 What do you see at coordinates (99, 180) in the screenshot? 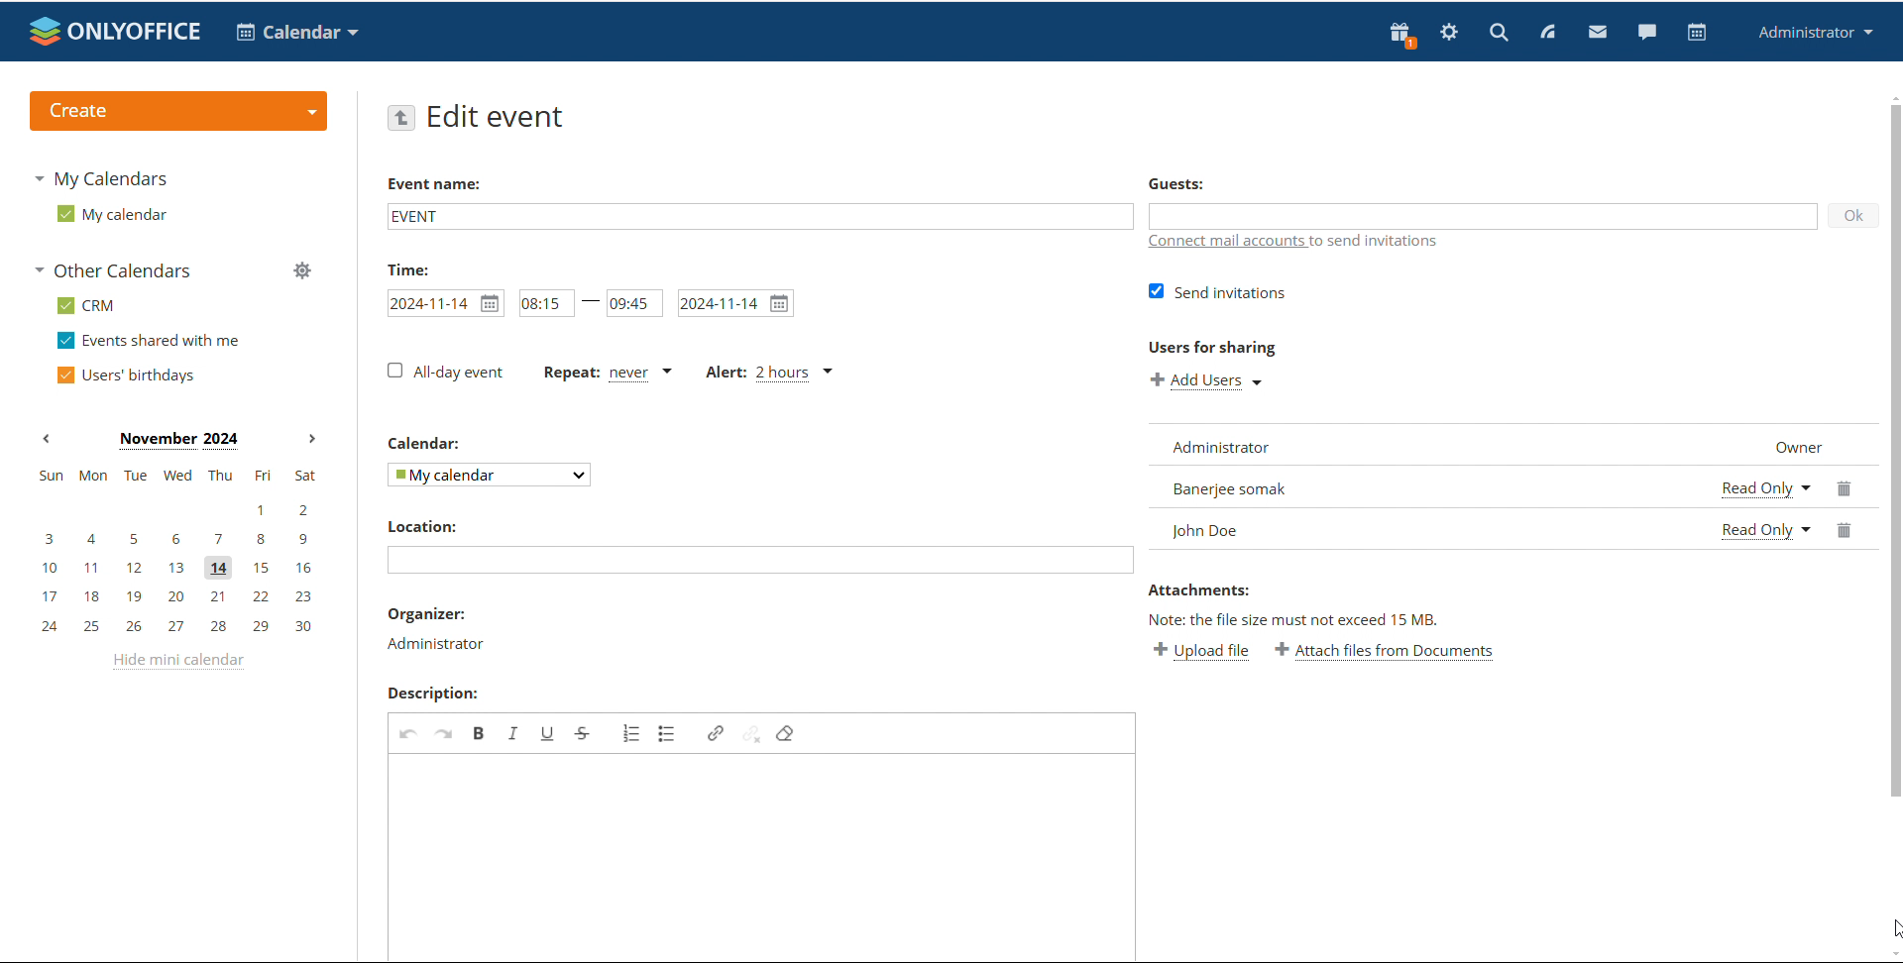
I see `my calendars` at bounding box center [99, 180].